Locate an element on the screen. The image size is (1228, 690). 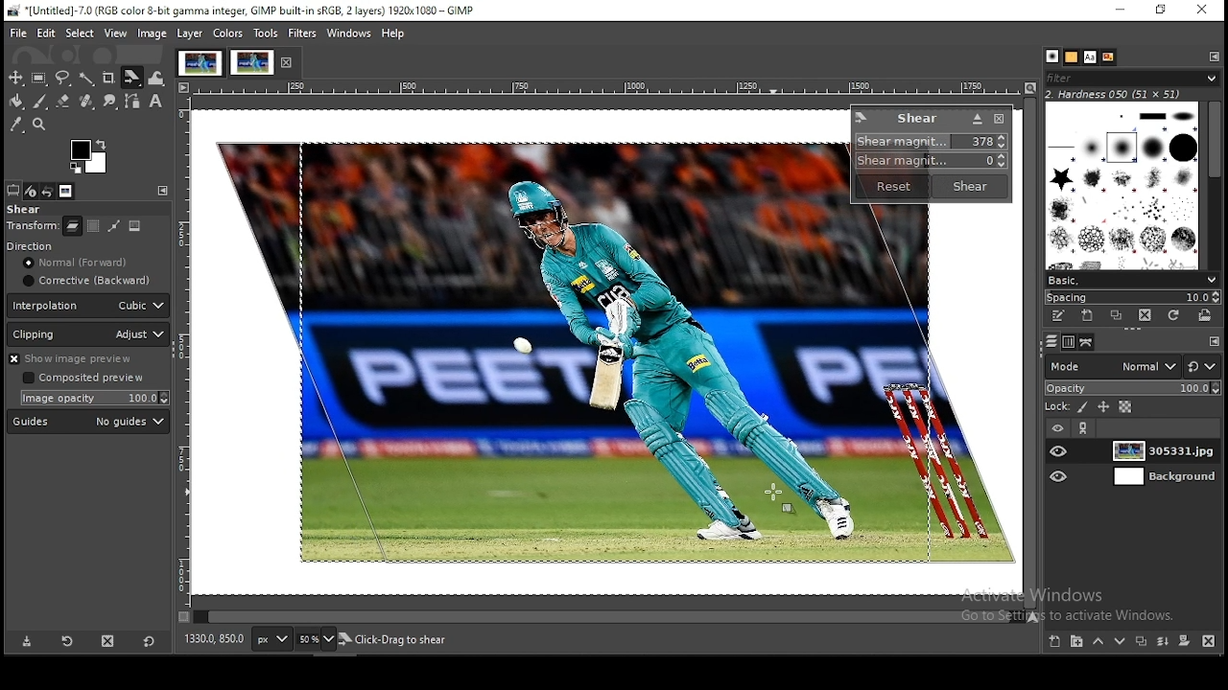
rectangular selection tool is located at coordinates (39, 79).